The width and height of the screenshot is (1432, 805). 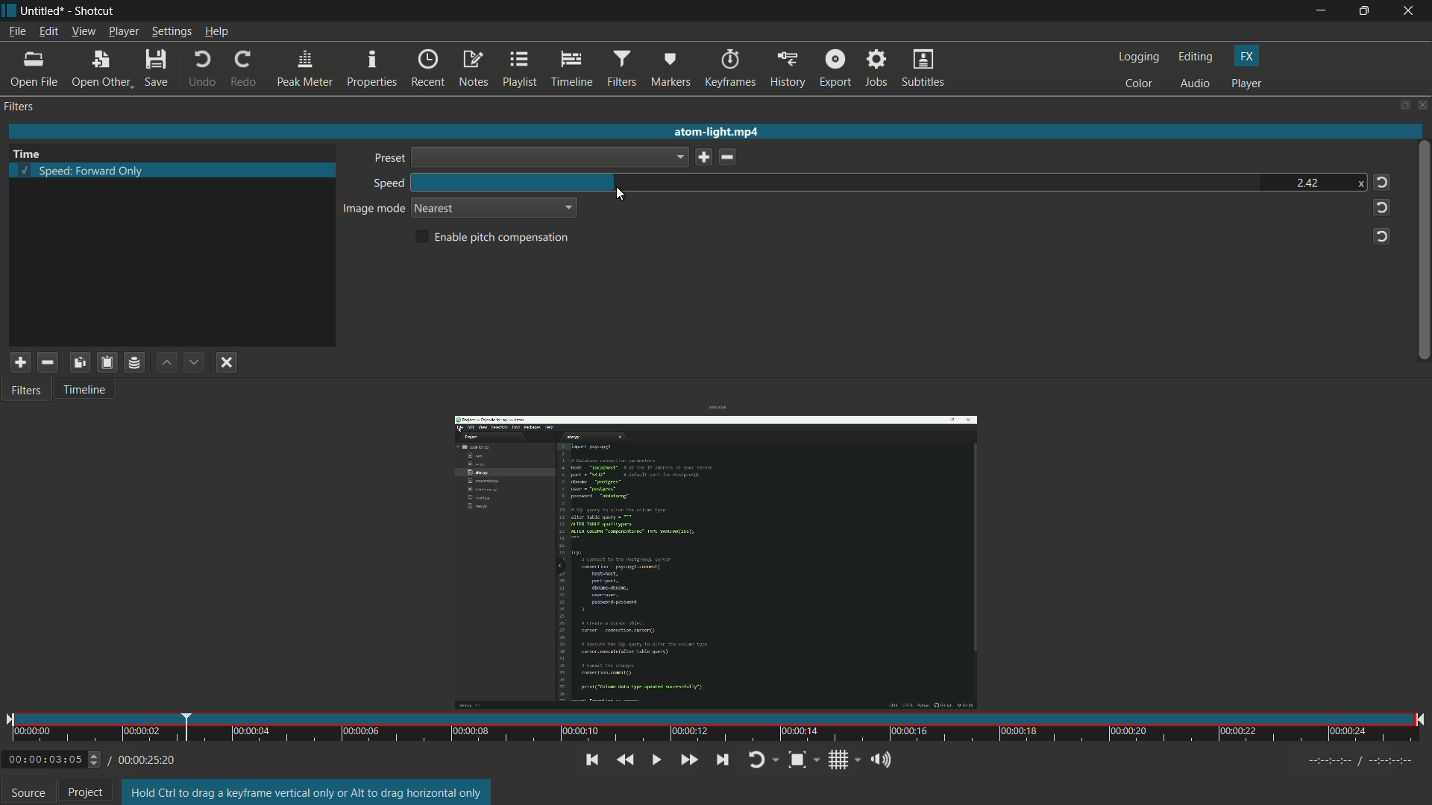 What do you see at coordinates (386, 184) in the screenshot?
I see `speed` at bounding box center [386, 184].